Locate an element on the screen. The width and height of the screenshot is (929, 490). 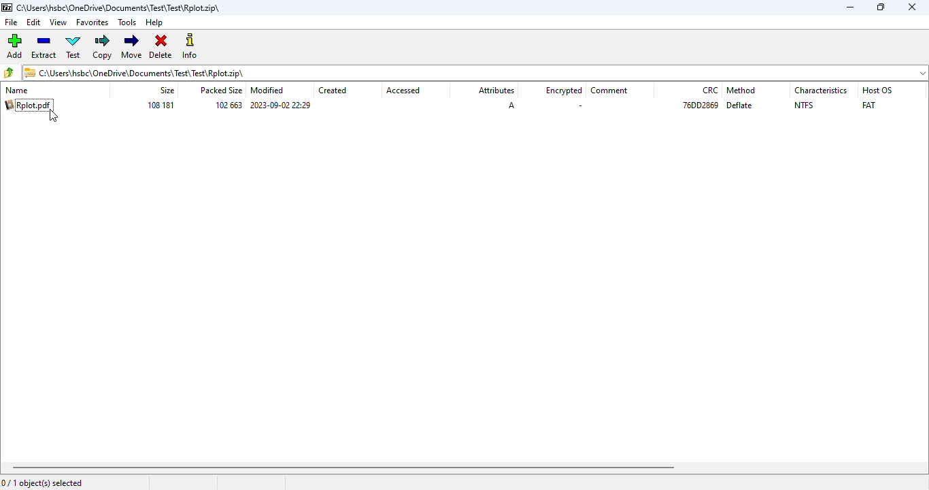
copy is located at coordinates (103, 47).